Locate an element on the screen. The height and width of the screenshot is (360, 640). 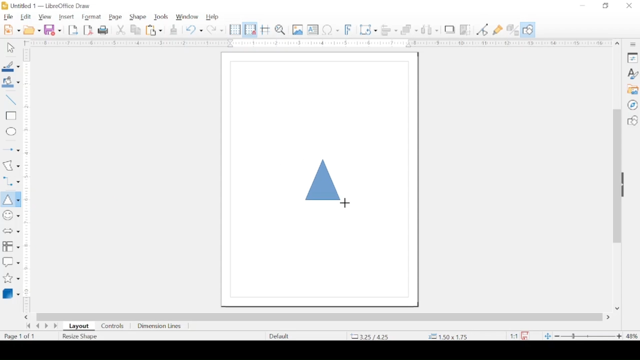
stars and banner is located at coordinates (11, 278).